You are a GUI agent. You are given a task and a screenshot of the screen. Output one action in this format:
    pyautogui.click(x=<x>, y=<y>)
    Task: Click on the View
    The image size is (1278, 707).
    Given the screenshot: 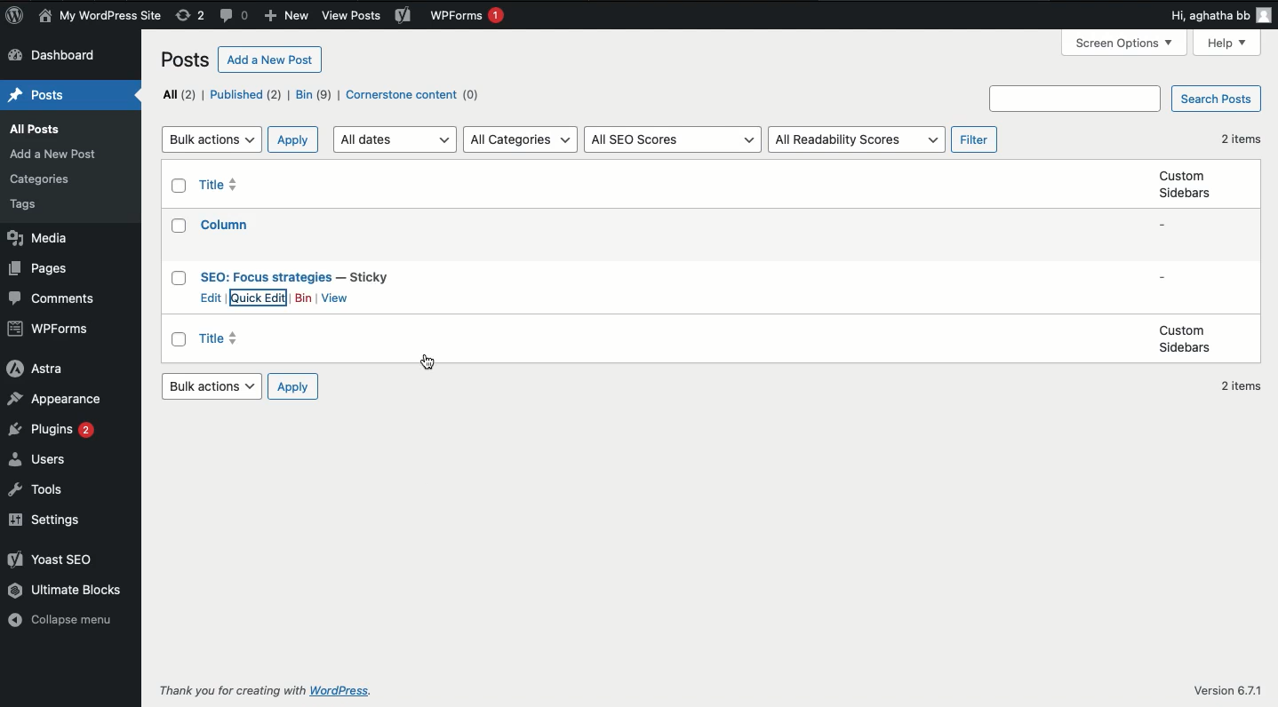 What is the action you would take?
    pyautogui.click(x=335, y=298)
    